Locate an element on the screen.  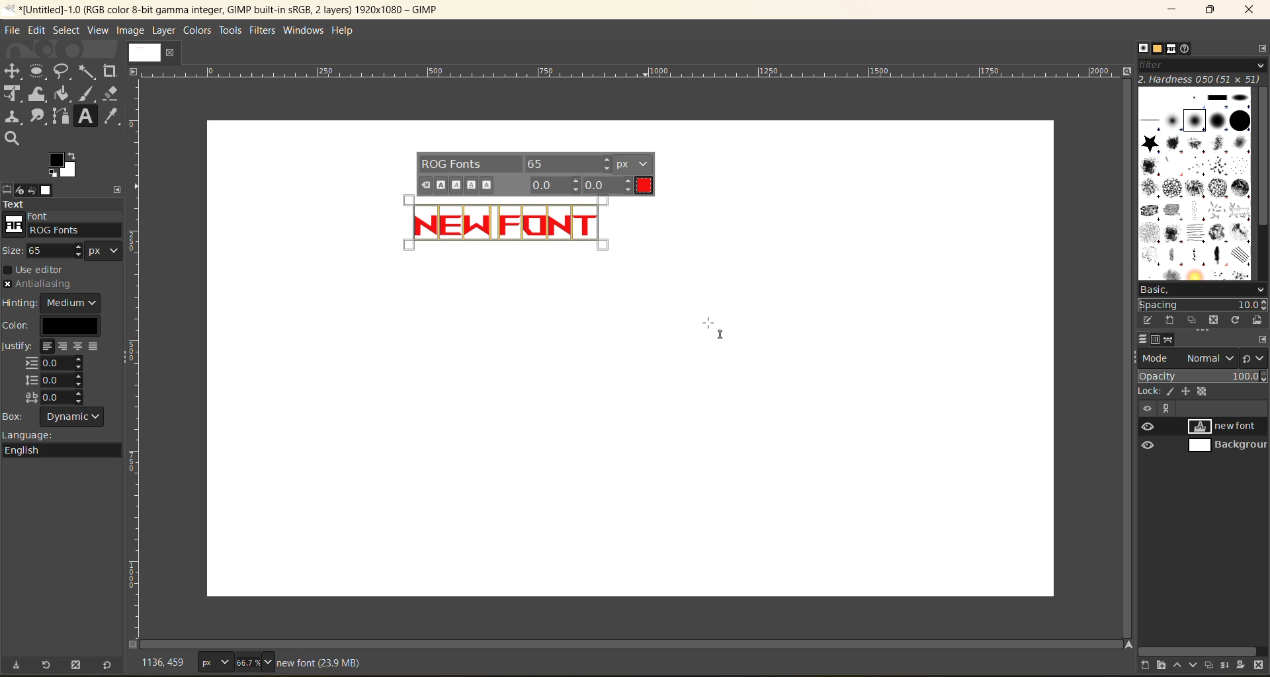
refresh brushes is located at coordinates (1238, 321).